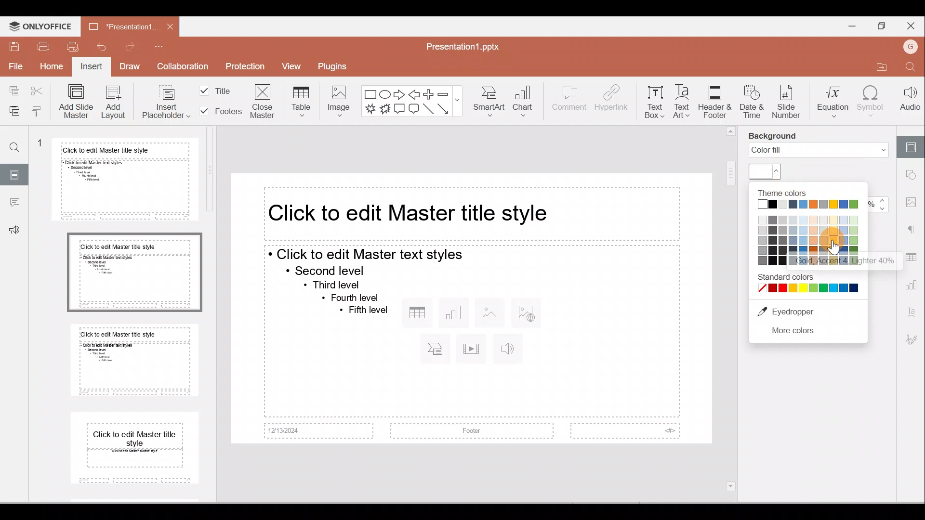  Describe the element at coordinates (15, 174) in the screenshot. I see `Slide` at that location.